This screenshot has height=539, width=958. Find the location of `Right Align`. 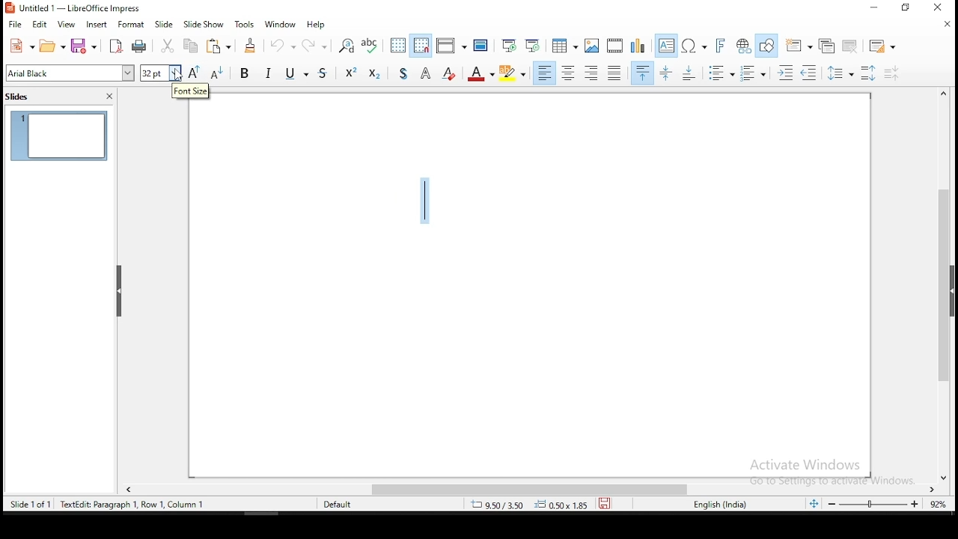

Right Align is located at coordinates (592, 73).